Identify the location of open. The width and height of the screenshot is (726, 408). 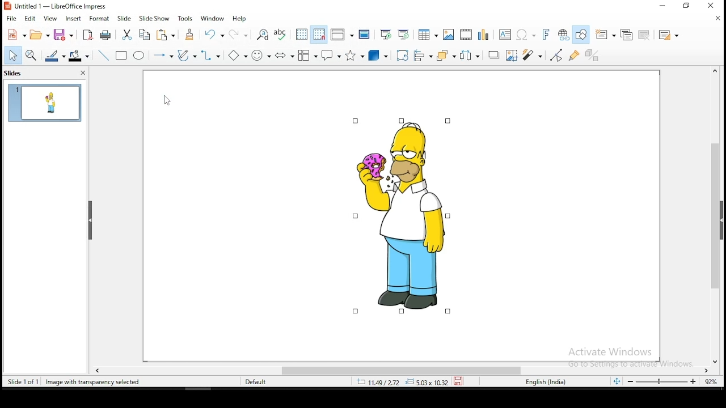
(41, 35).